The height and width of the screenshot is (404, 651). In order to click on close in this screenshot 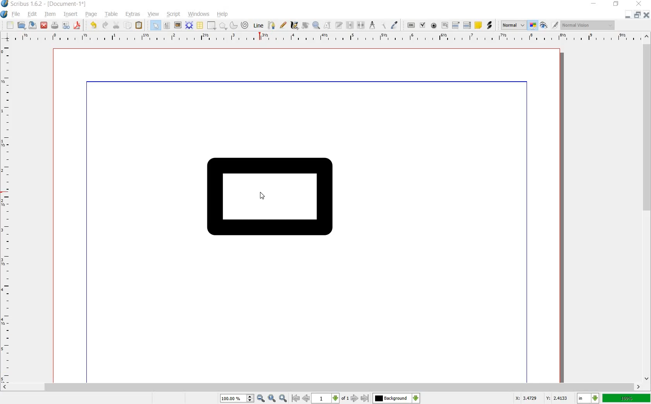, I will do `click(639, 4)`.